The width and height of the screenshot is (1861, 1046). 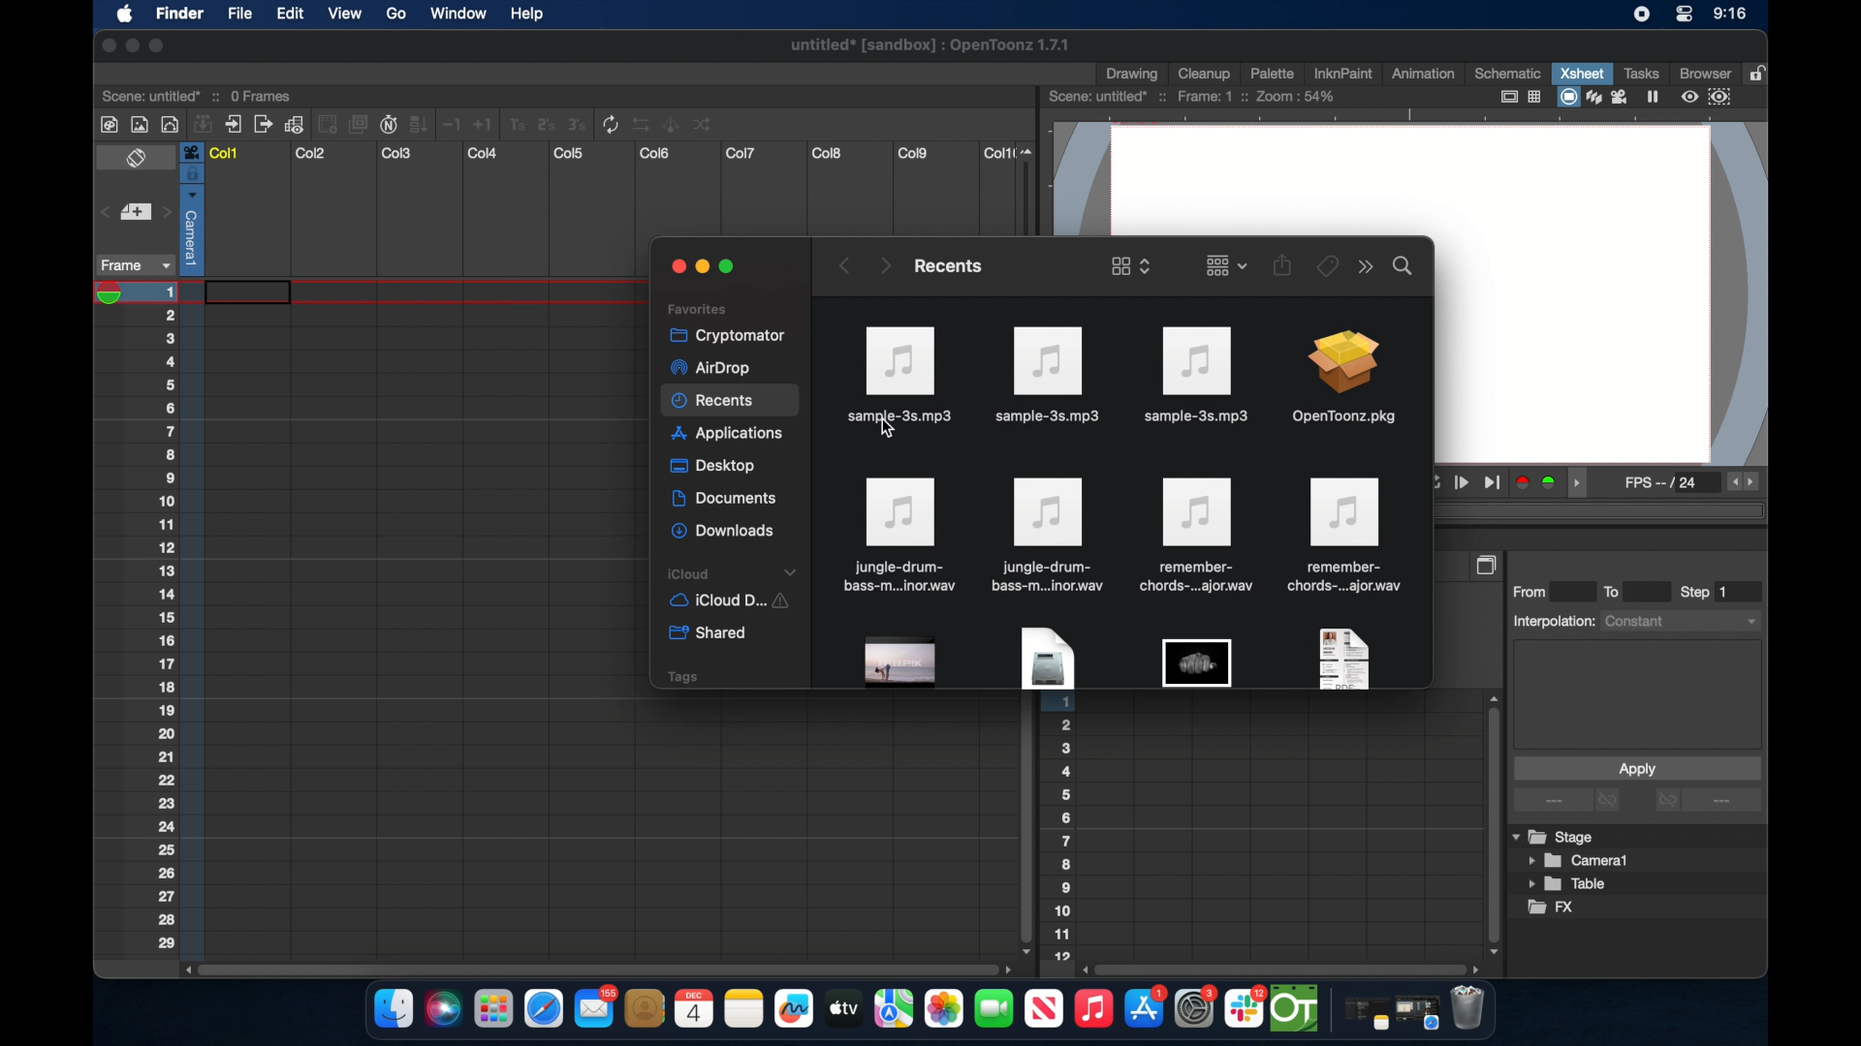 I want to click on desktop, so click(x=715, y=467).